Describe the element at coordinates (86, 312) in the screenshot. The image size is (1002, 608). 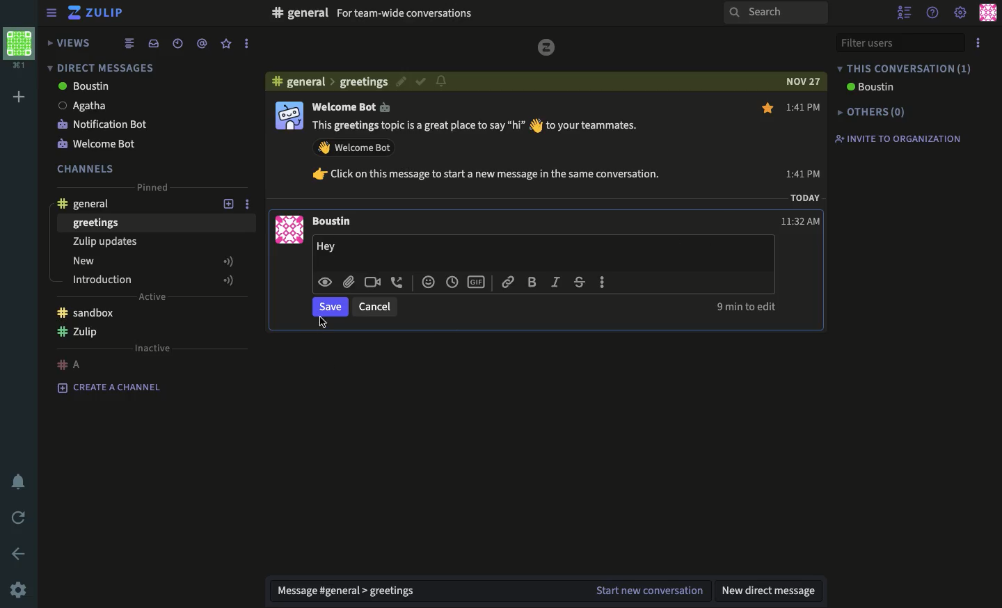
I see `sandbox` at that location.